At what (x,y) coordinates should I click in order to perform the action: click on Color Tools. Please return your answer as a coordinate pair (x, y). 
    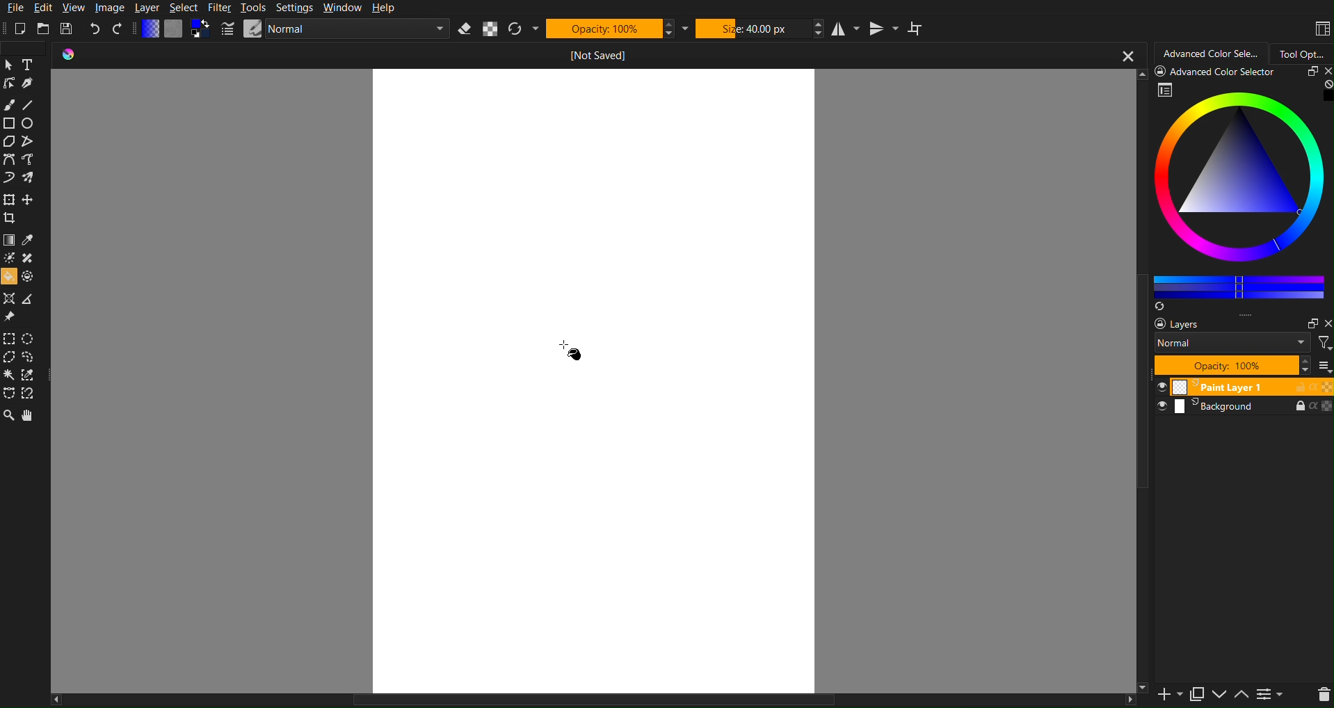
    Looking at the image, I should click on (24, 257).